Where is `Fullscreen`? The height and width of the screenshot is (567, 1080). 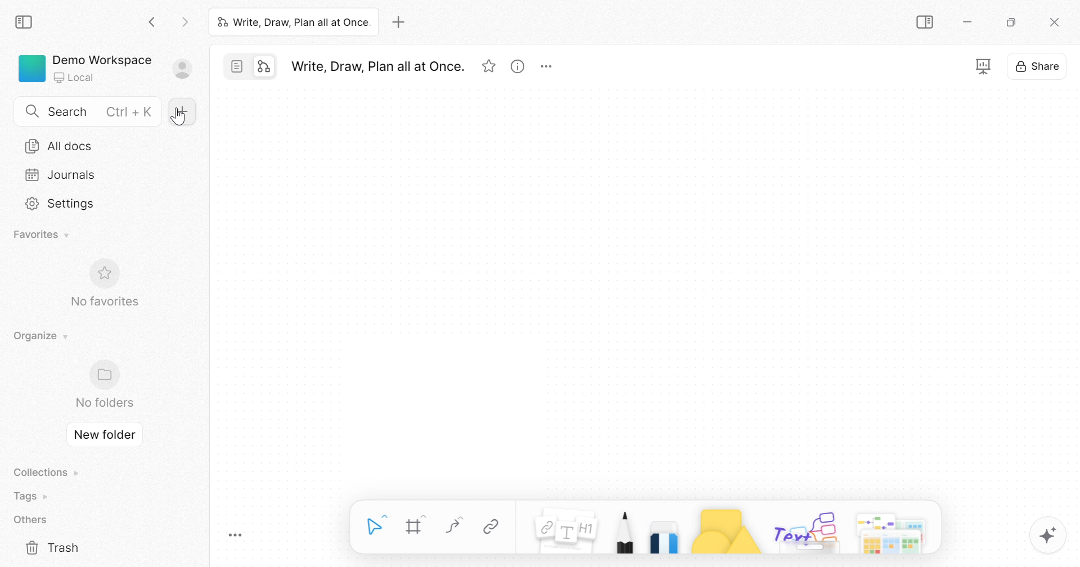
Fullscreen is located at coordinates (983, 66).